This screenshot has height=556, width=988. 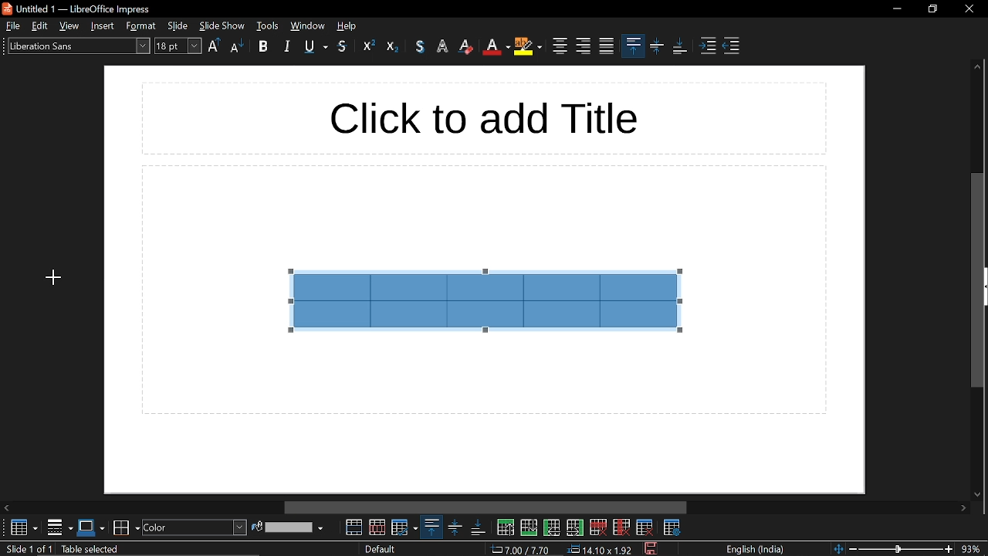 What do you see at coordinates (975, 548) in the screenshot?
I see `current zoom` at bounding box center [975, 548].